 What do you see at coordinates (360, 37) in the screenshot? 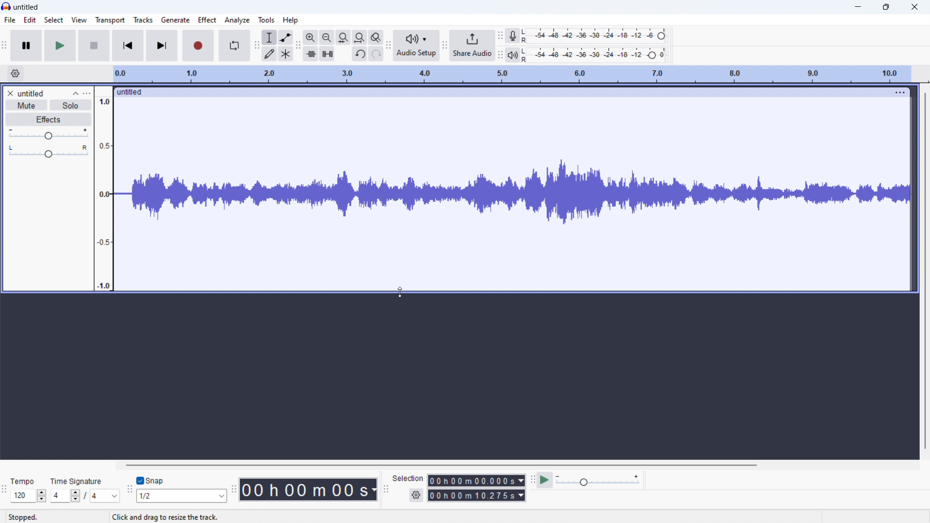
I see `fit project to width` at bounding box center [360, 37].